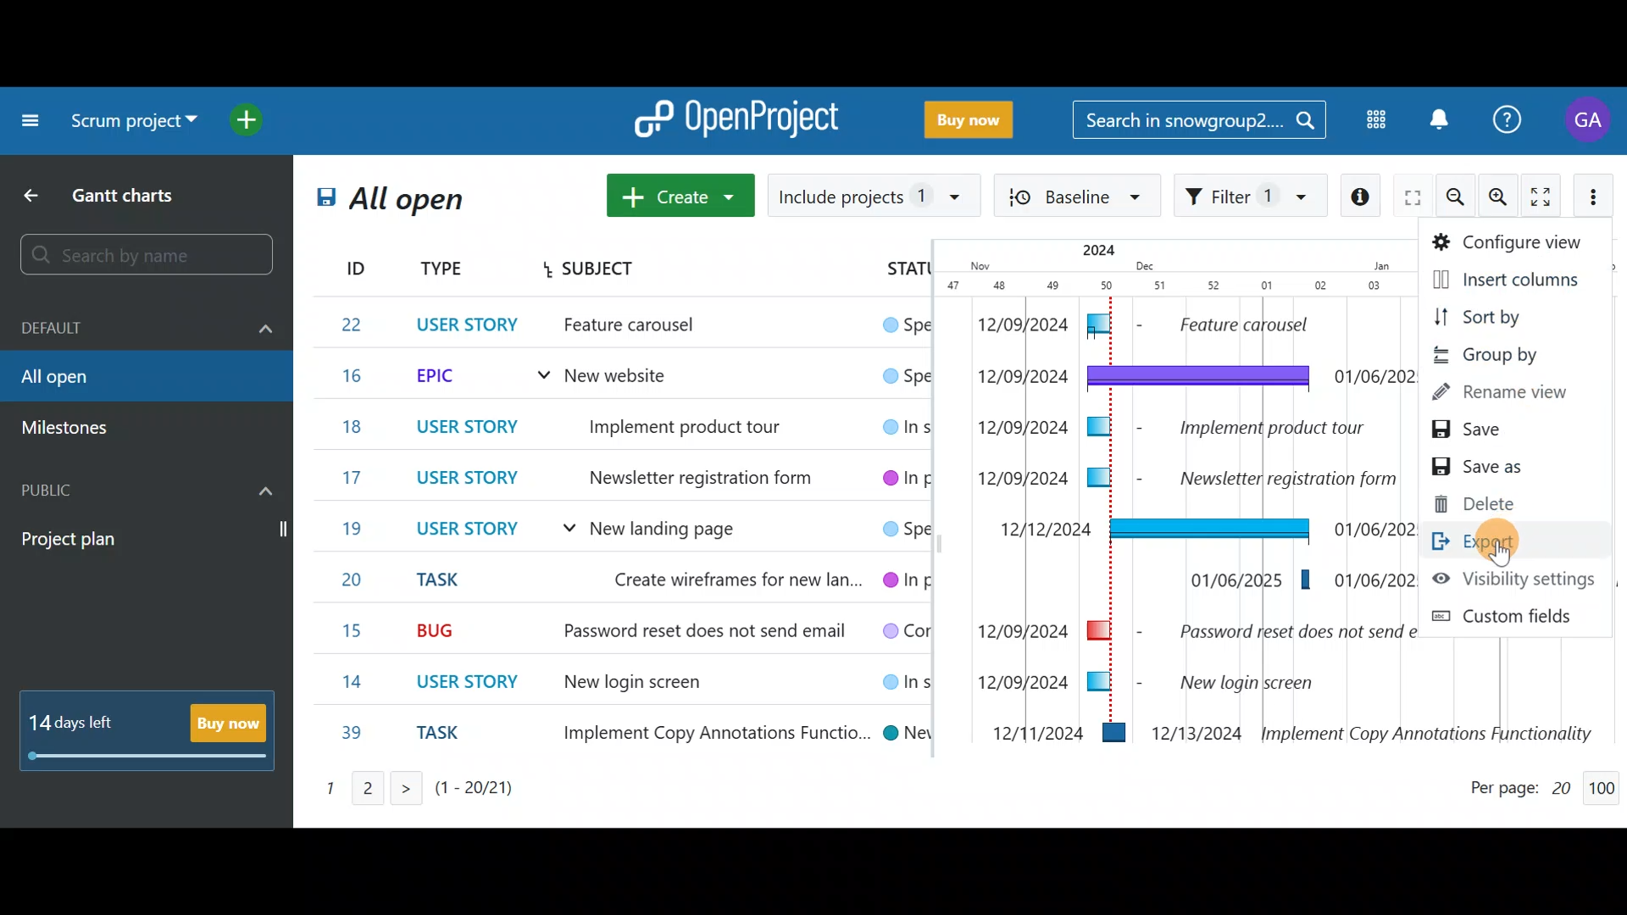 Image resolution: width=1627 pixels, height=915 pixels. Describe the element at coordinates (1511, 118) in the screenshot. I see `Help` at that location.